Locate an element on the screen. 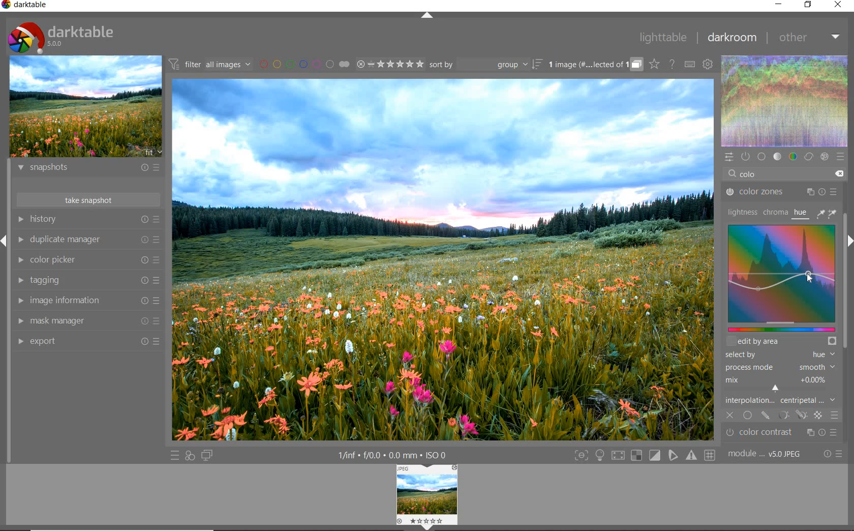  restore is located at coordinates (809, 5).